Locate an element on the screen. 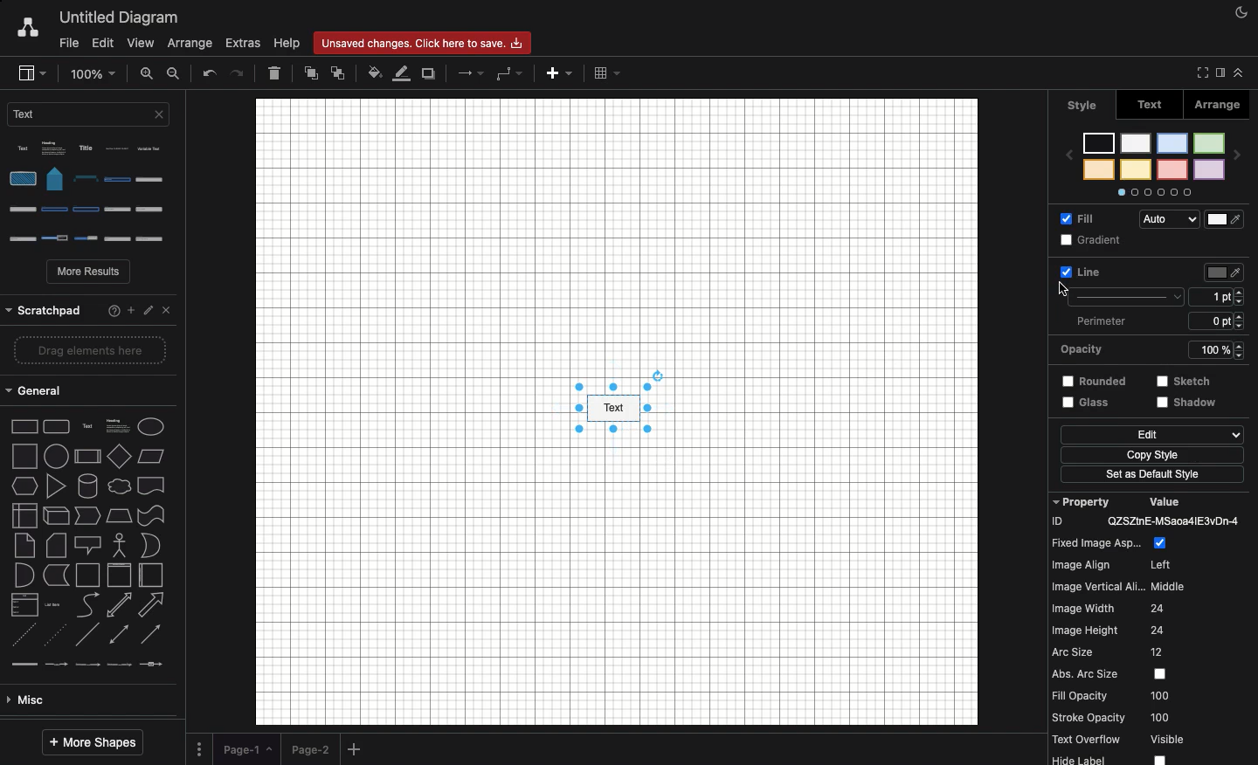 This screenshot has width=1258, height=765. Style selected is located at coordinates (615, 409).